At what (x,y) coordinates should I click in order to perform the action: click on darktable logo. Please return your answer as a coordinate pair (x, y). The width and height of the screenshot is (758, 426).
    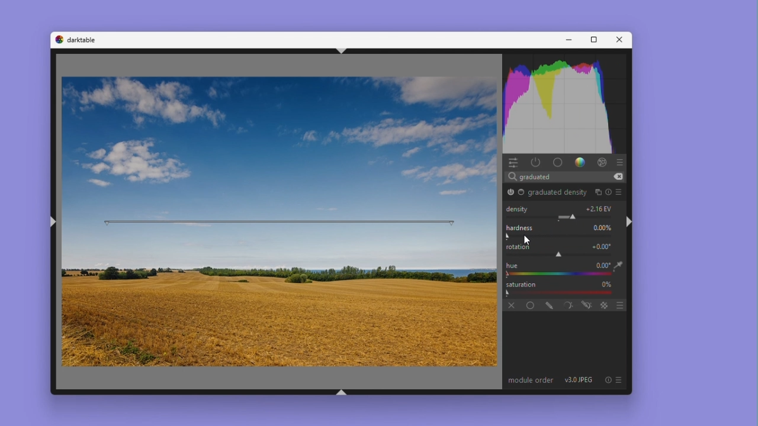
    Looking at the image, I should click on (58, 40).